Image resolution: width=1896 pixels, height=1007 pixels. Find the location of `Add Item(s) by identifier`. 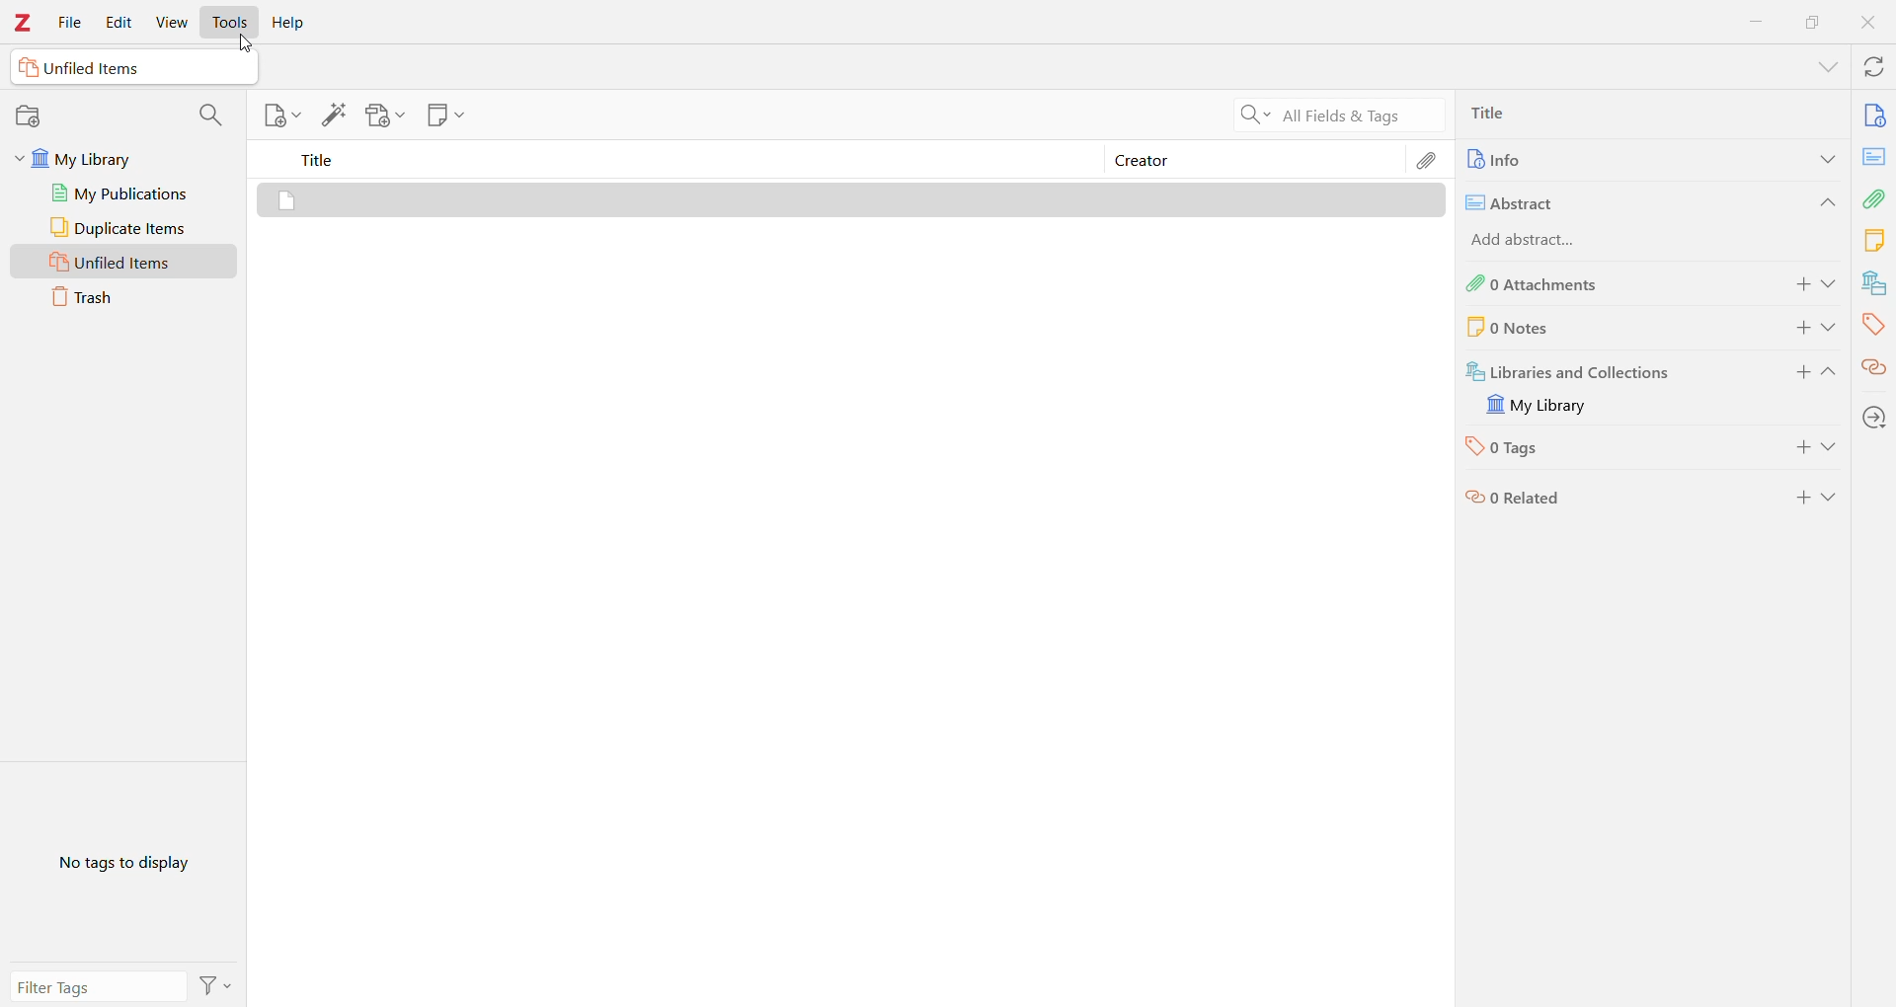

Add Item(s) by identifier is located at coordinates (329, 116).